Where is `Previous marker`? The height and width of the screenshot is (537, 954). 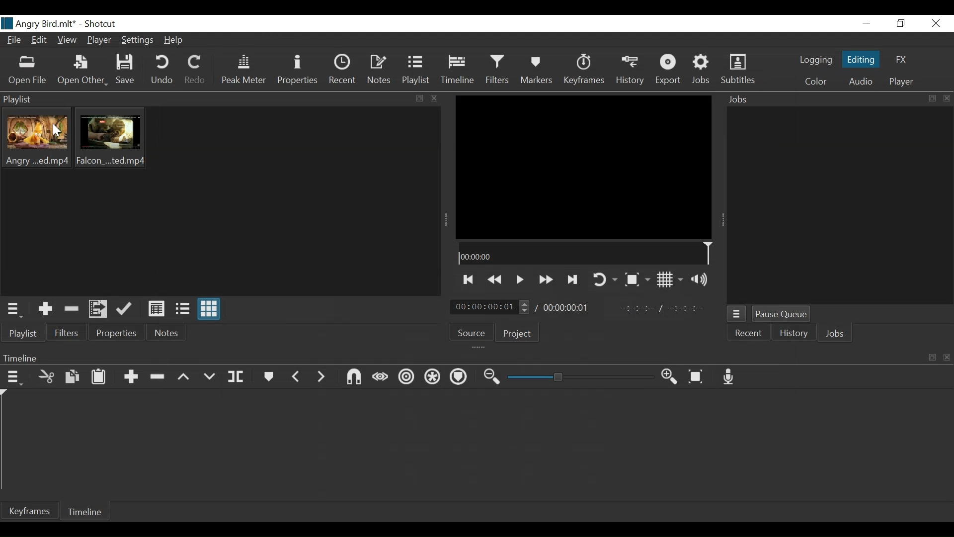 Previous marker is located at coordinates (296, 377).